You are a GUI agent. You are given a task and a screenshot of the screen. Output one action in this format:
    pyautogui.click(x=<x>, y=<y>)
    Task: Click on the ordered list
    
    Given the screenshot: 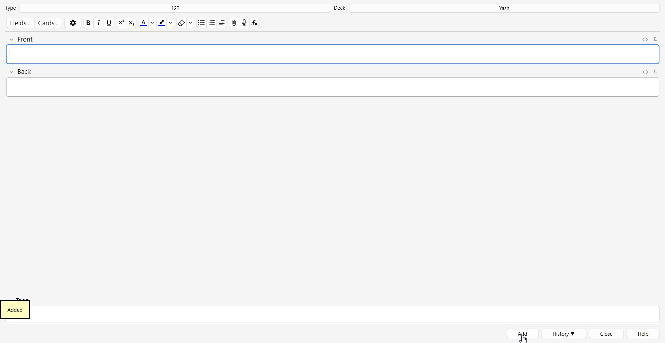 What is the action you would take?
    pyautogui.click(x=212, y=22)
    